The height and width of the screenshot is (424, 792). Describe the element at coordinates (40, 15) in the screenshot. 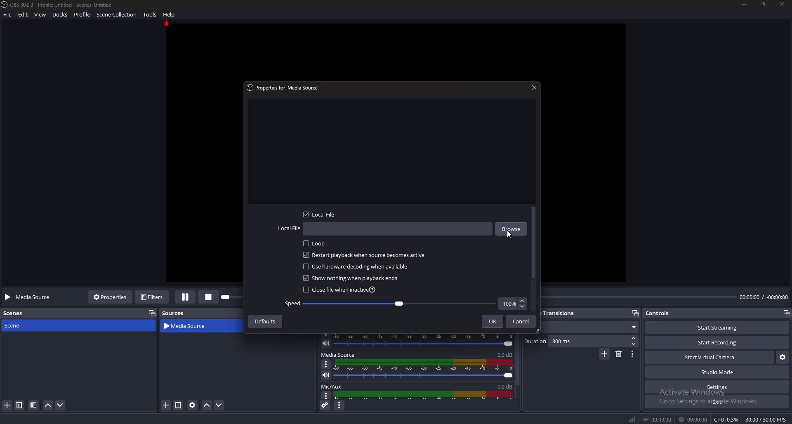

I see `view` at that location.